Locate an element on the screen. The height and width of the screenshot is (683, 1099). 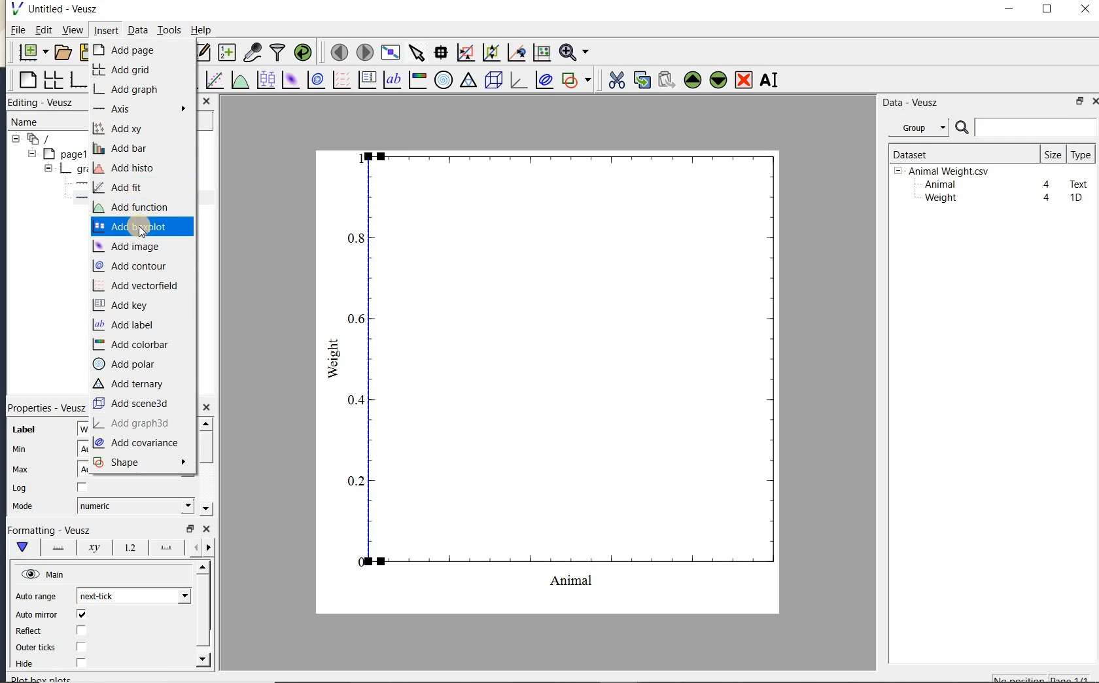
Properties - Veusz is located at coordinates (45, 408).